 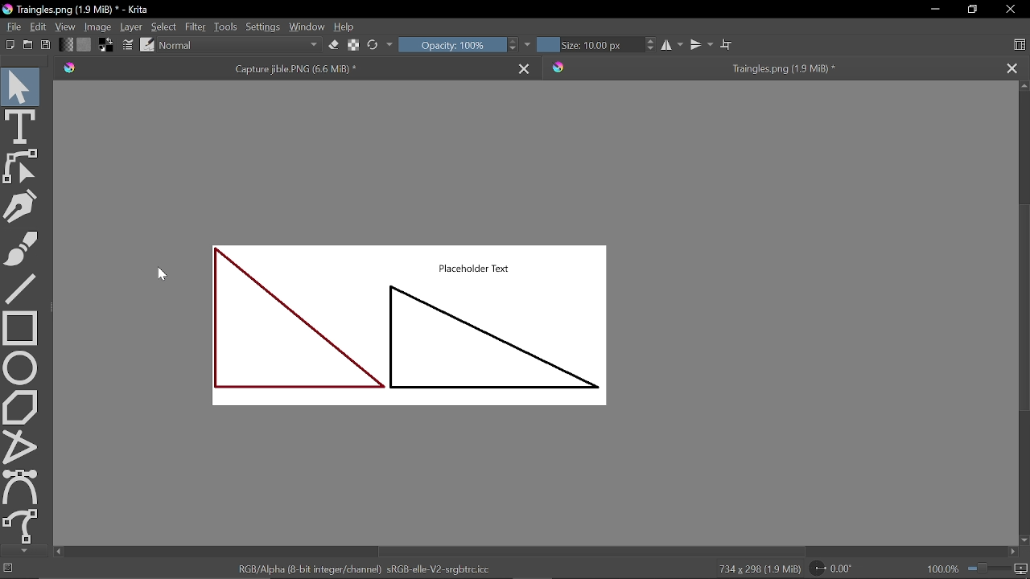 What do you see at coordinates (18, 446) in the screenshot?
I see `Polyline tool` at bounding box center [18, 446].